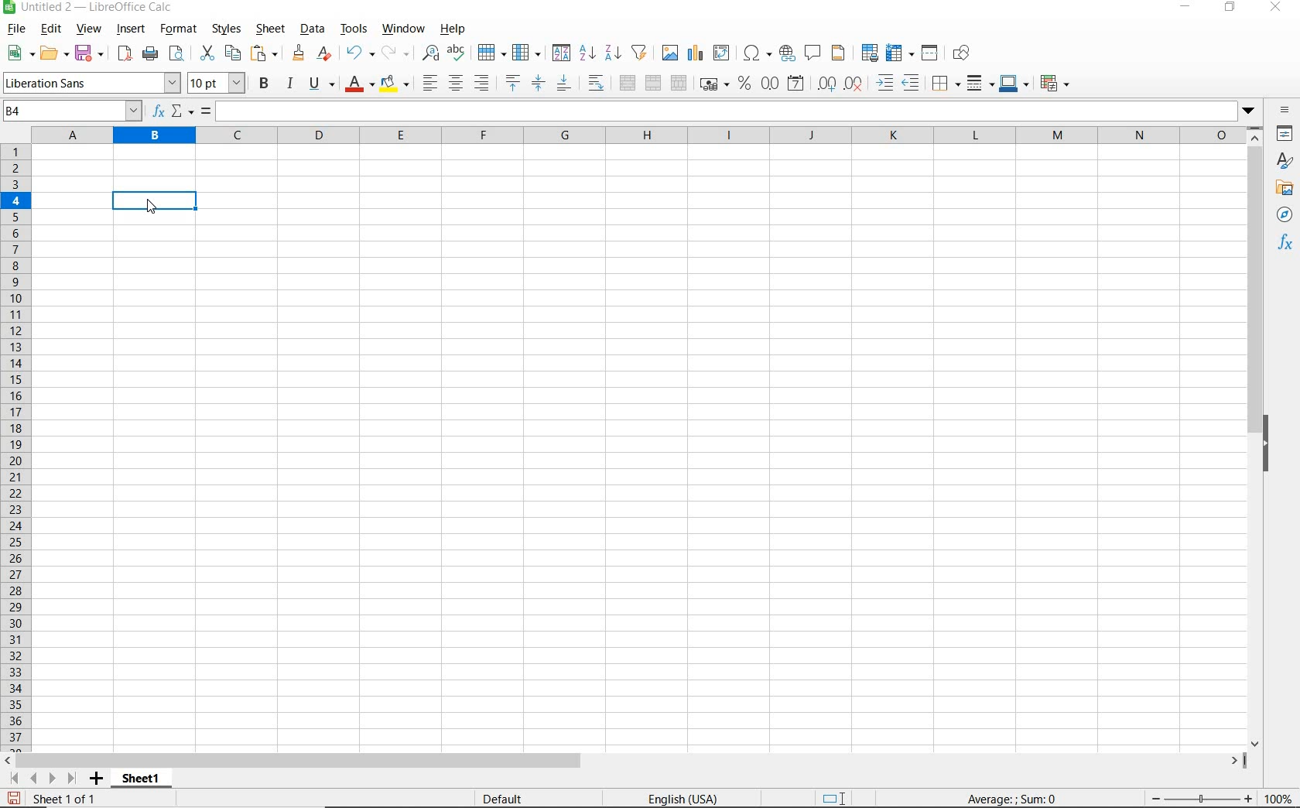  I want to click on merge and center or unmerge cells, so click(627, 83).